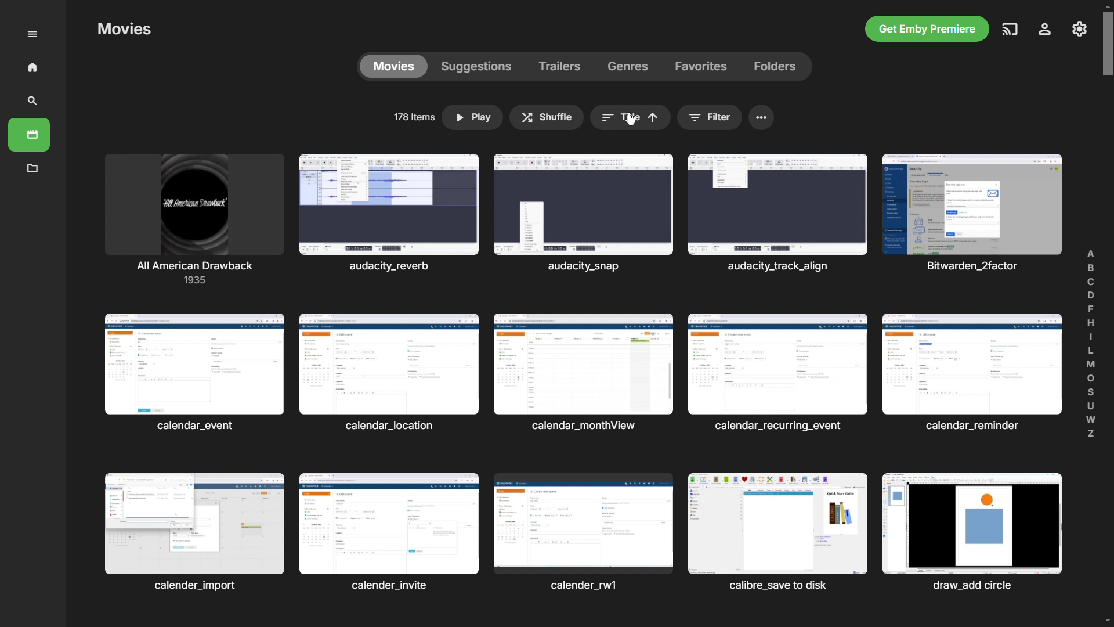 The height and width of the screenshot is (627, 1114). What do you see at coordinates (193, 219) in the screenshot?
I see `movies` at bounding box center [193, 219].